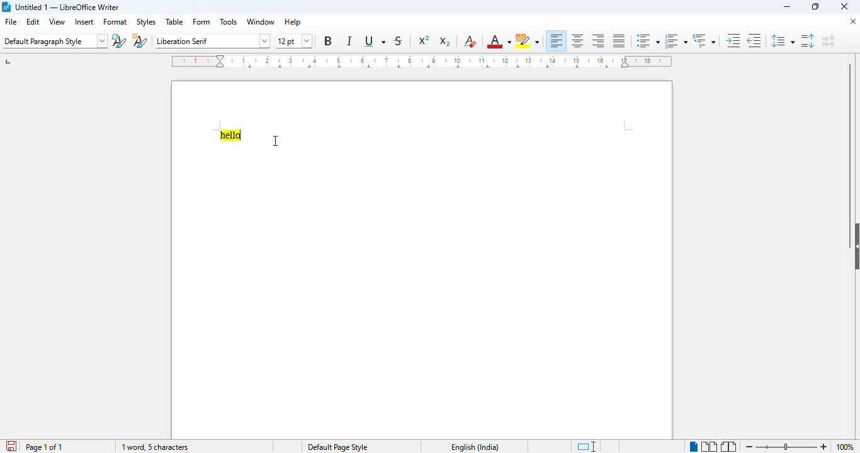 Image resolution: width=860 pixels, height=453 pixels. What do you see at coordinates (829, 41) in the screenshot?
I see `decrease paragraph spacing` at bounding box center [829, 41].